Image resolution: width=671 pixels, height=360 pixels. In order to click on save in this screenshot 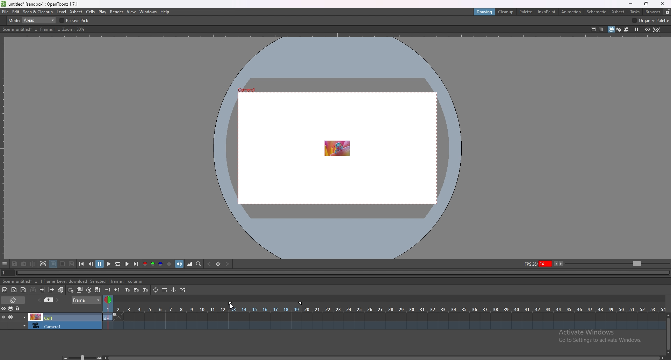, I will do `click(15, 264)`.